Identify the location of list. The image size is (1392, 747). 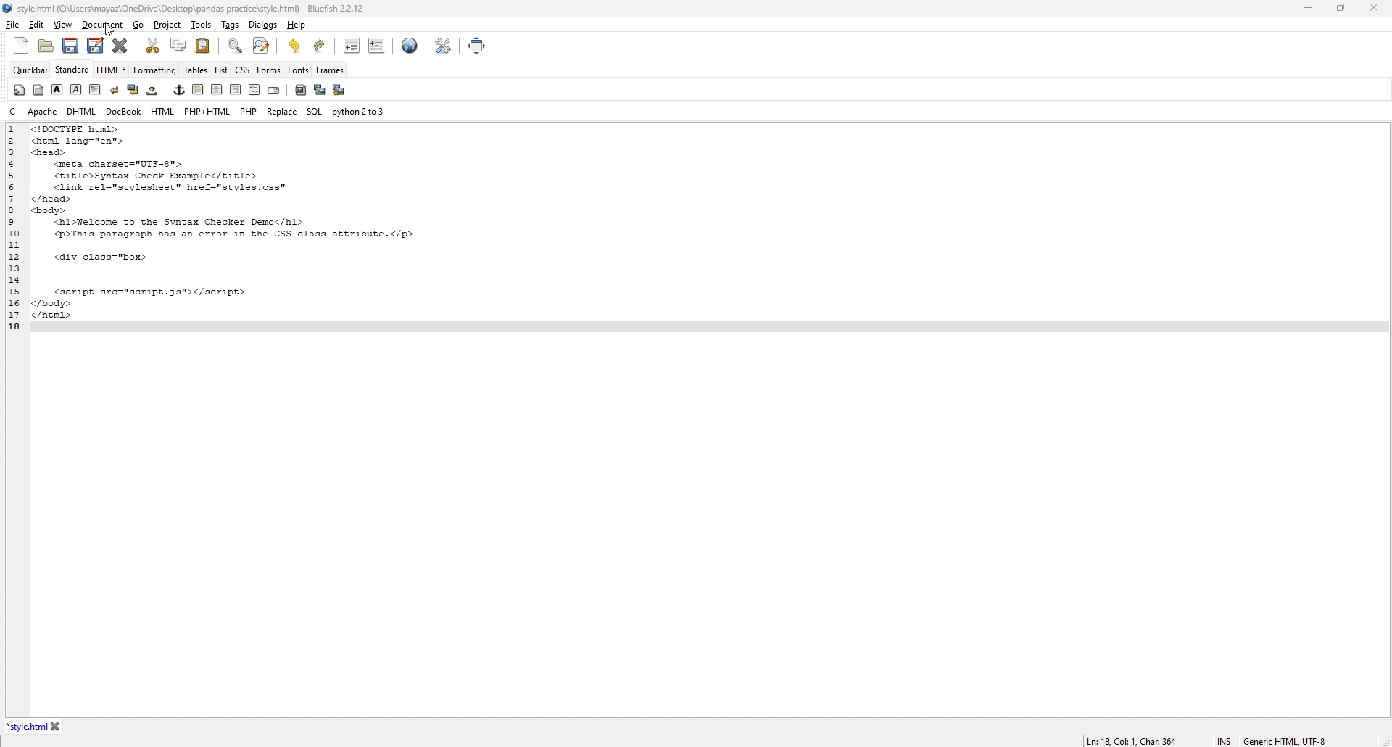
(222, 70).